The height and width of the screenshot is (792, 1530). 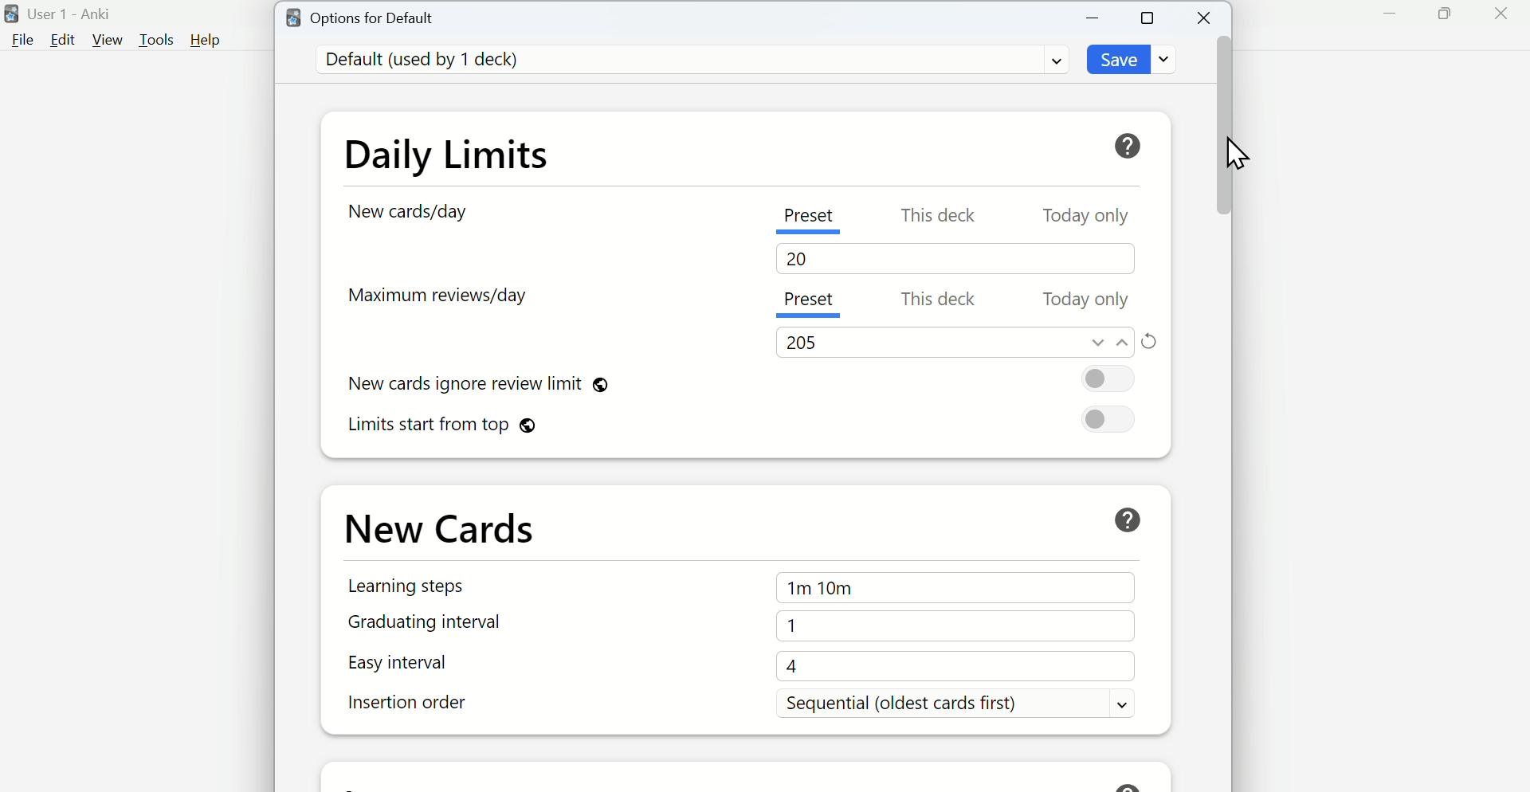 What do you see at coordinates (399, 661) in the screenshot?
I see `Easy interval` at bounding box center [399, 661].